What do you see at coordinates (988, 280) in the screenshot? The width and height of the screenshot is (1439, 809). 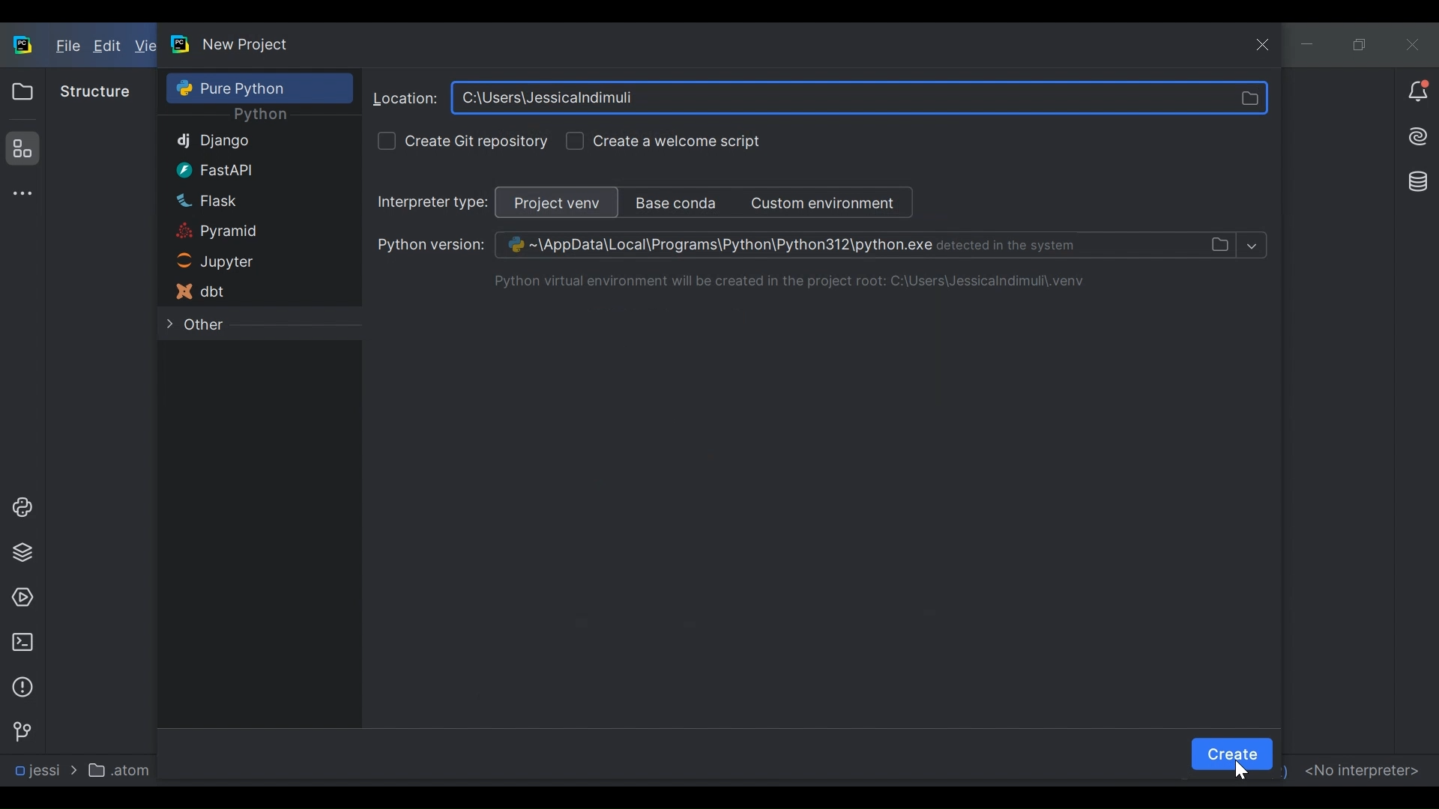 I see `Directories` at bounding box center [988, 280].